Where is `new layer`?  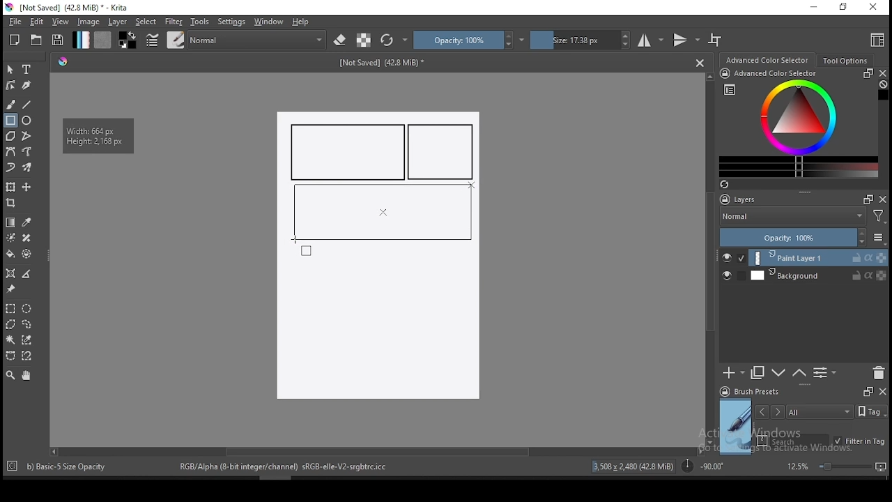 new layer is located at coordinates (734, 372).